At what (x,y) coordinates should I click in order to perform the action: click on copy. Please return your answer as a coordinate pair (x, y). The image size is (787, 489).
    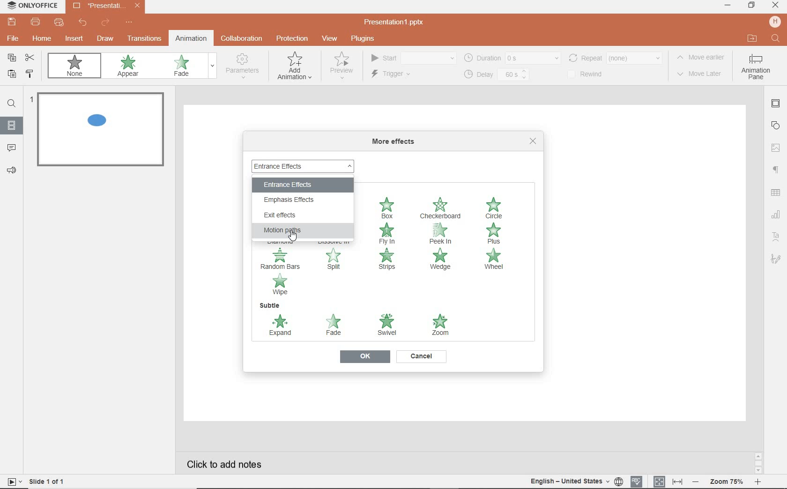
    Looking at the image, I should click on (12, 58).